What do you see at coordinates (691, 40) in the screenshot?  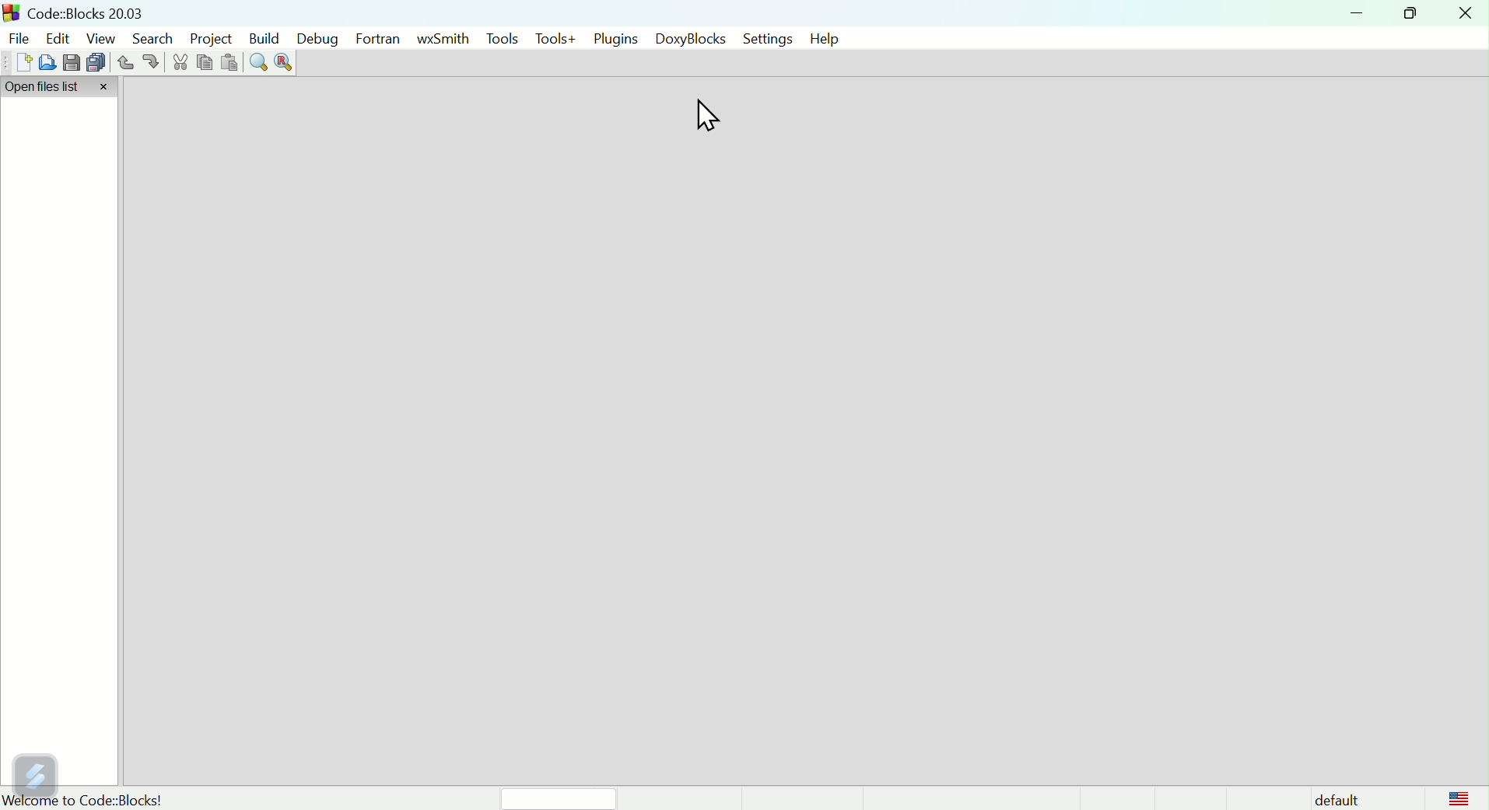 I see `doxyblocks` at bounding box center [691, 40].